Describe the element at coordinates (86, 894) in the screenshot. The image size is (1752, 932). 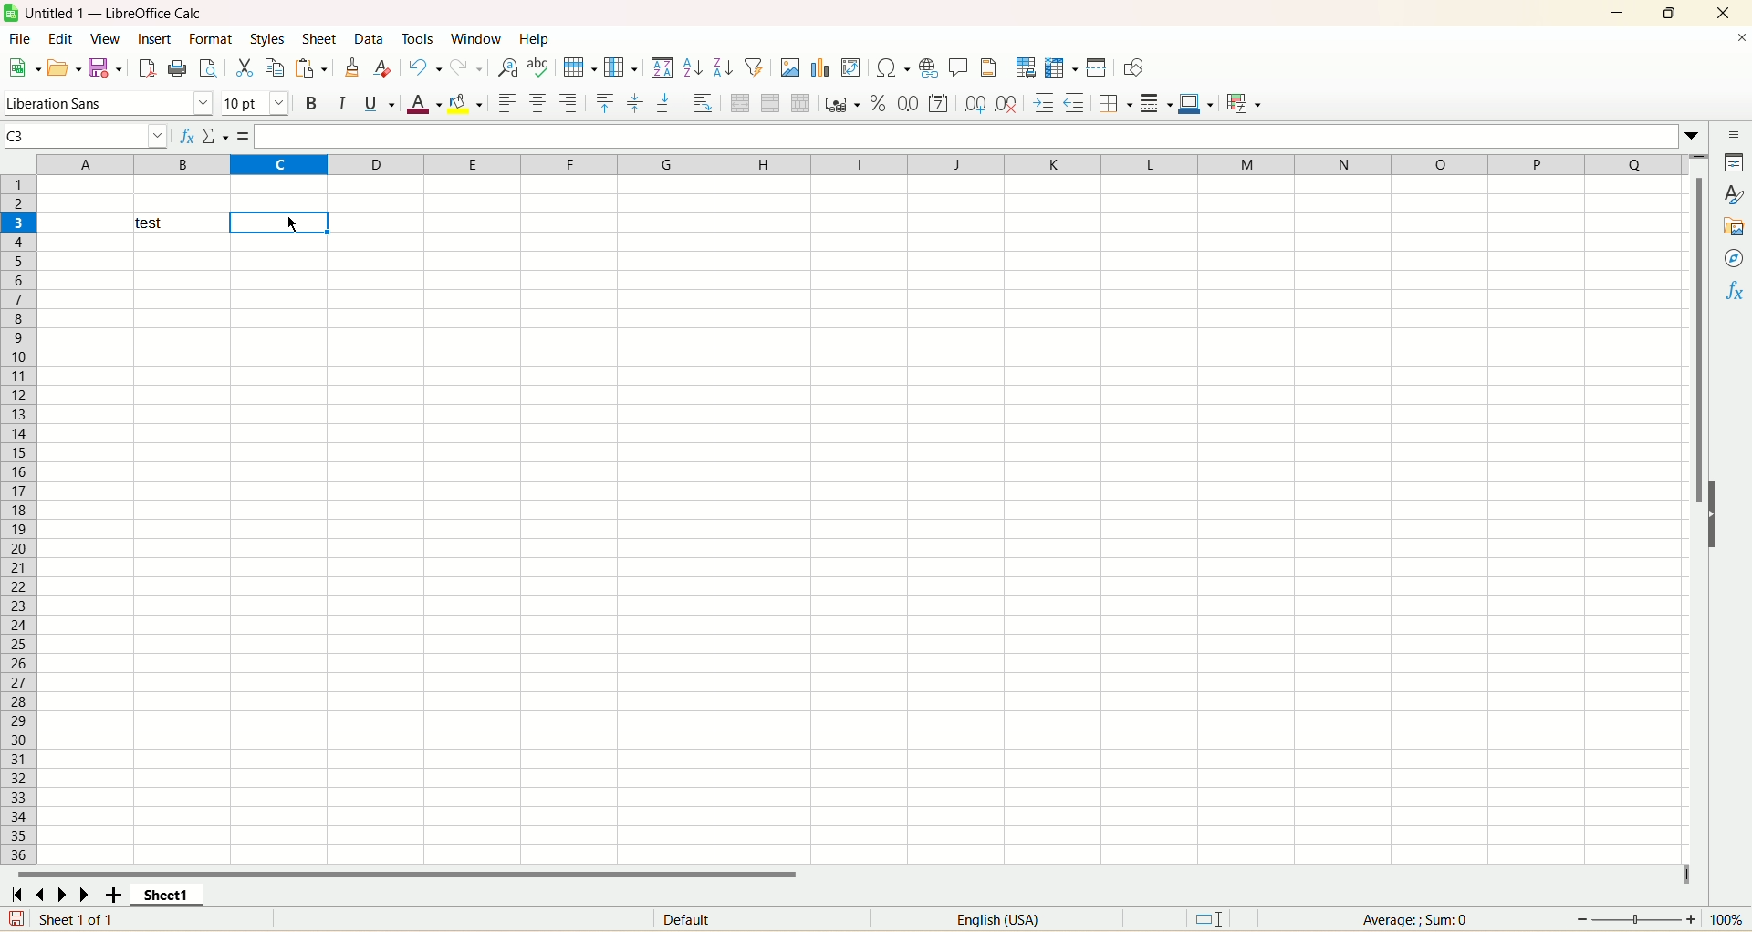
I see `last sheet` at that location.